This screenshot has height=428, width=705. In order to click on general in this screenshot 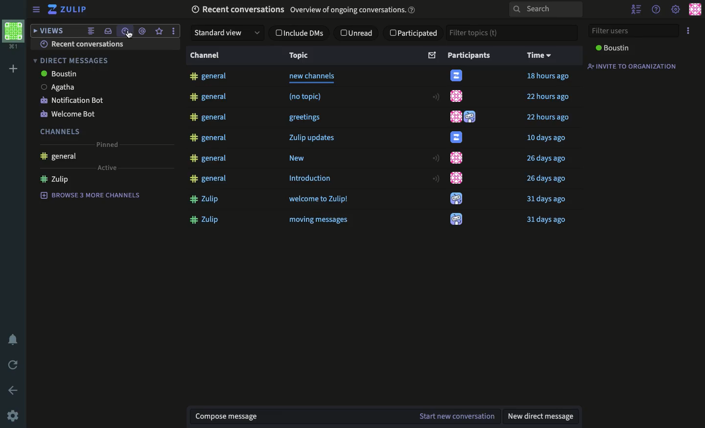, I will do `click(208, 76)`.